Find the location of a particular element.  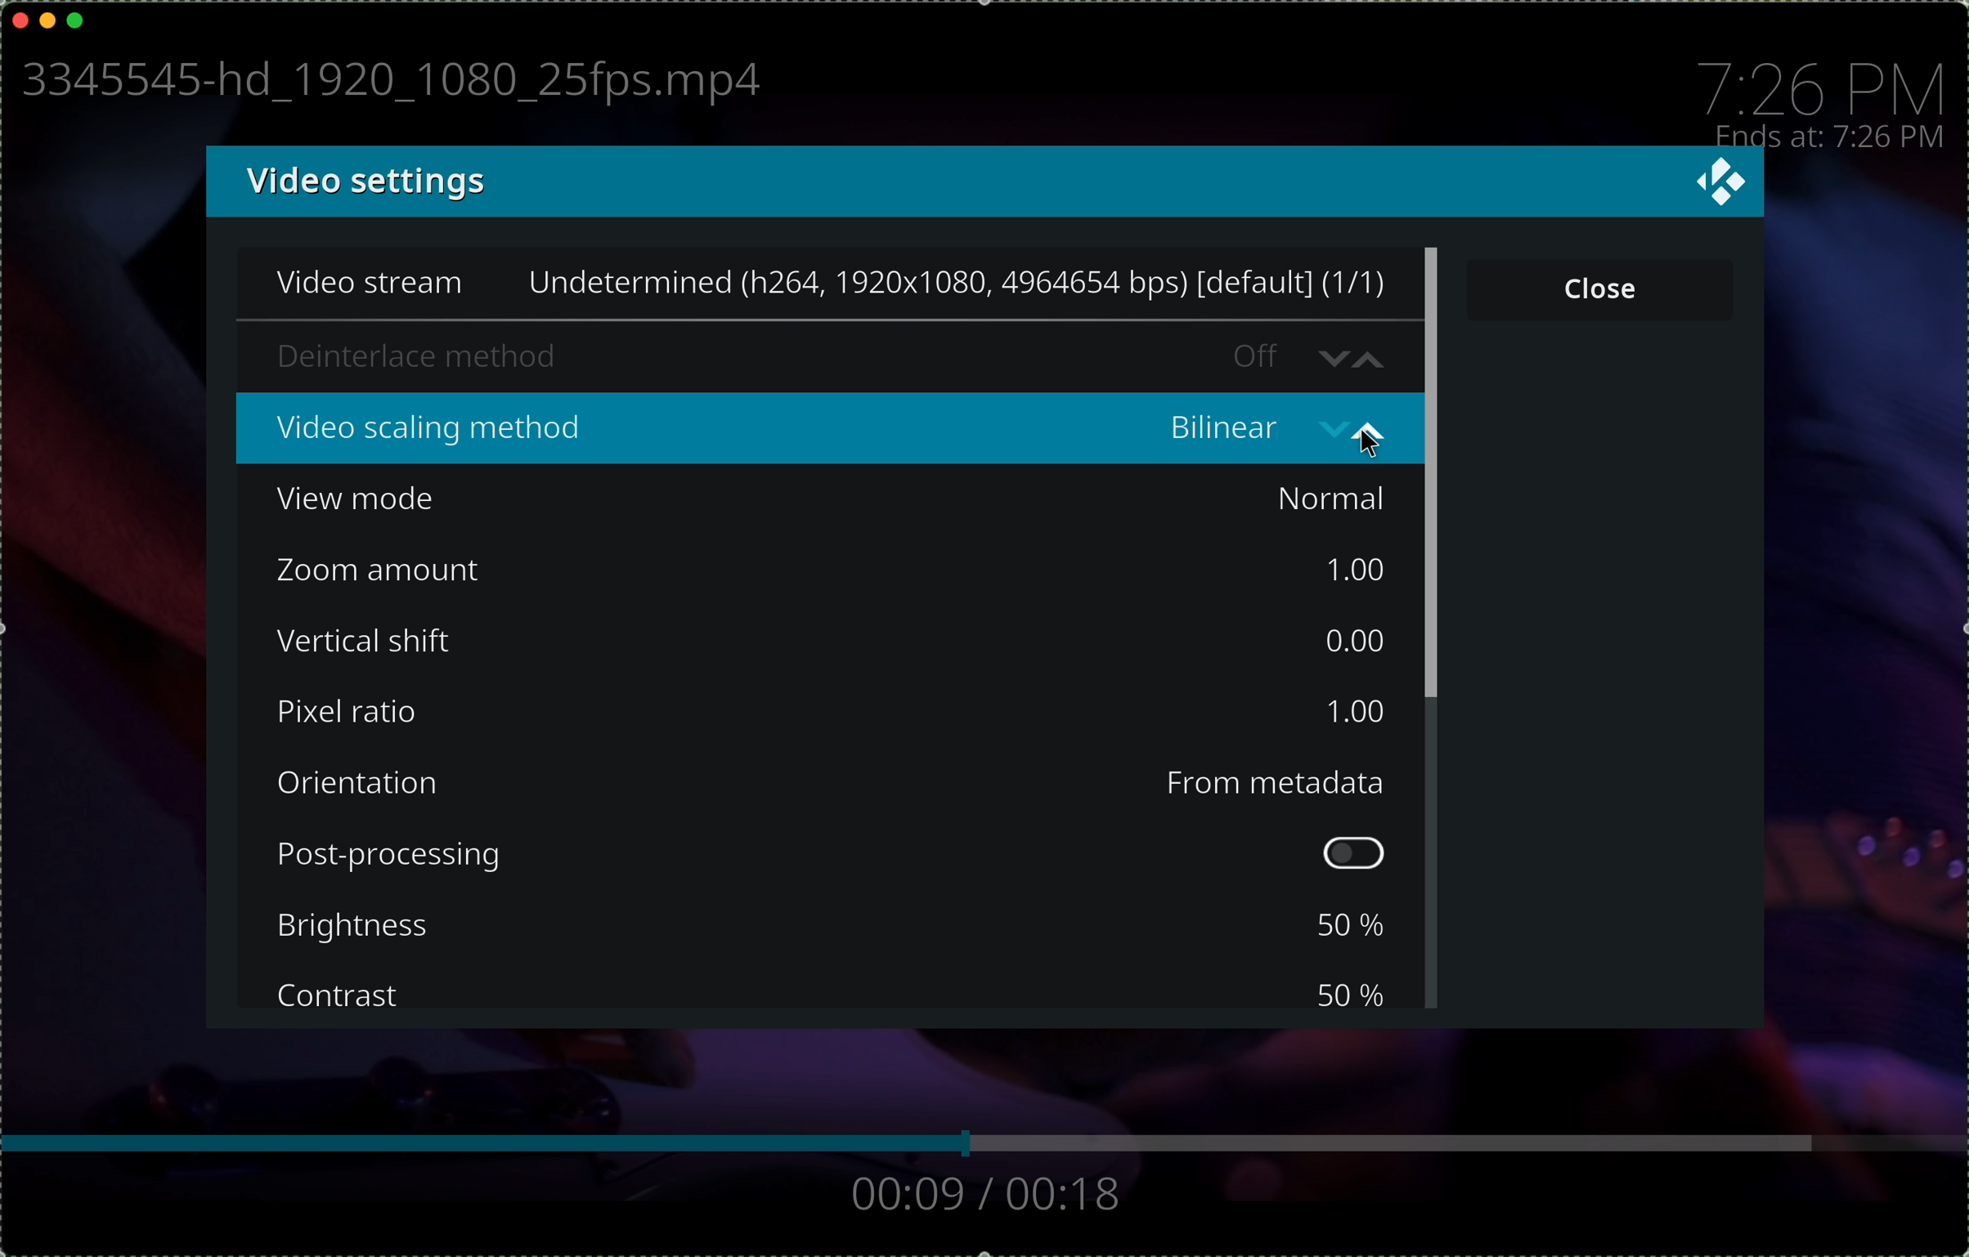

vertical shift is located at coordinates (368, 642).